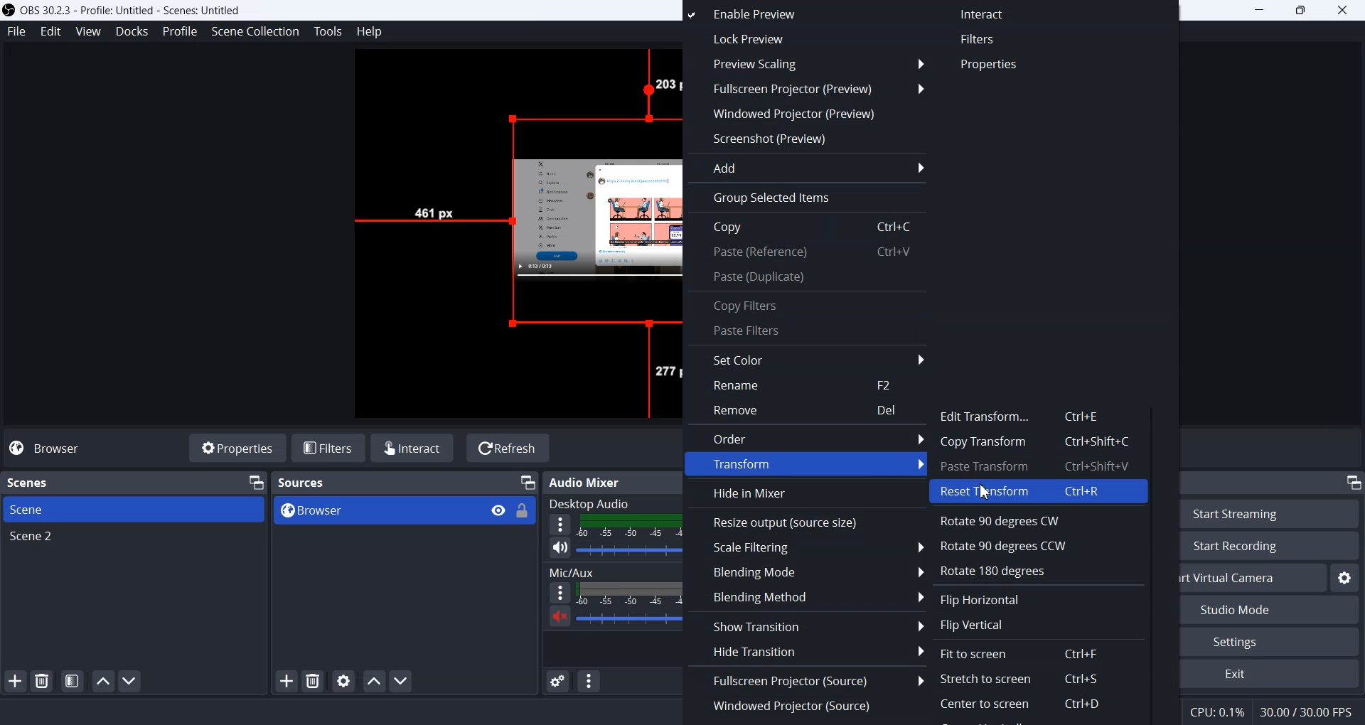 The width and height of the screenshot is (1365, 725). Describe the element at coordinates (1268, 640) in the screenshot. I see `Settings` at that location.